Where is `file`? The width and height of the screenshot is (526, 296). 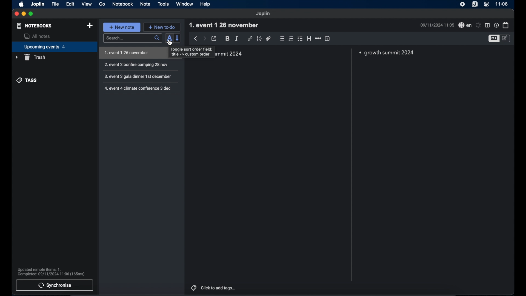
file is located at coordinates (56, 4).